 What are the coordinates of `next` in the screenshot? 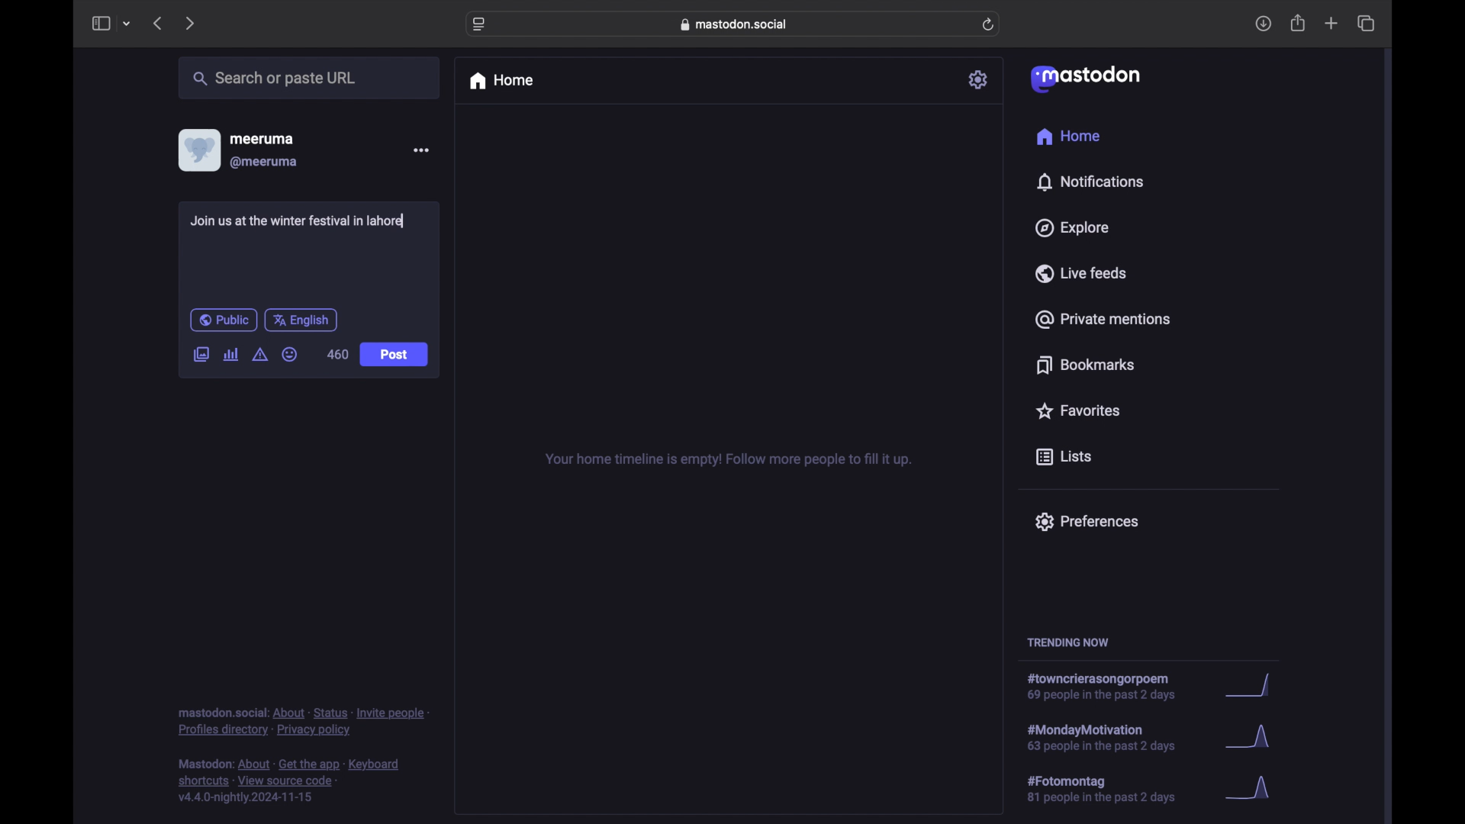 It's located at (192, 23).